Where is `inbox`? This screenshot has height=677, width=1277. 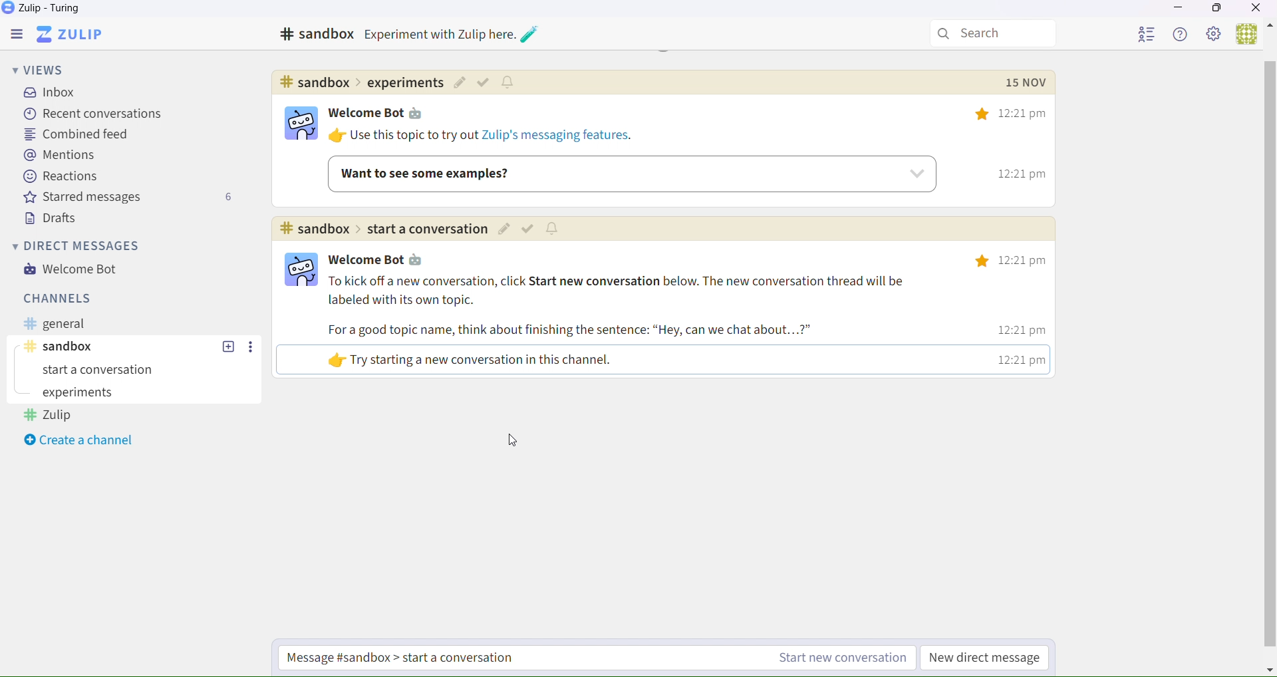 inbox is located at coordinates (53, 94).